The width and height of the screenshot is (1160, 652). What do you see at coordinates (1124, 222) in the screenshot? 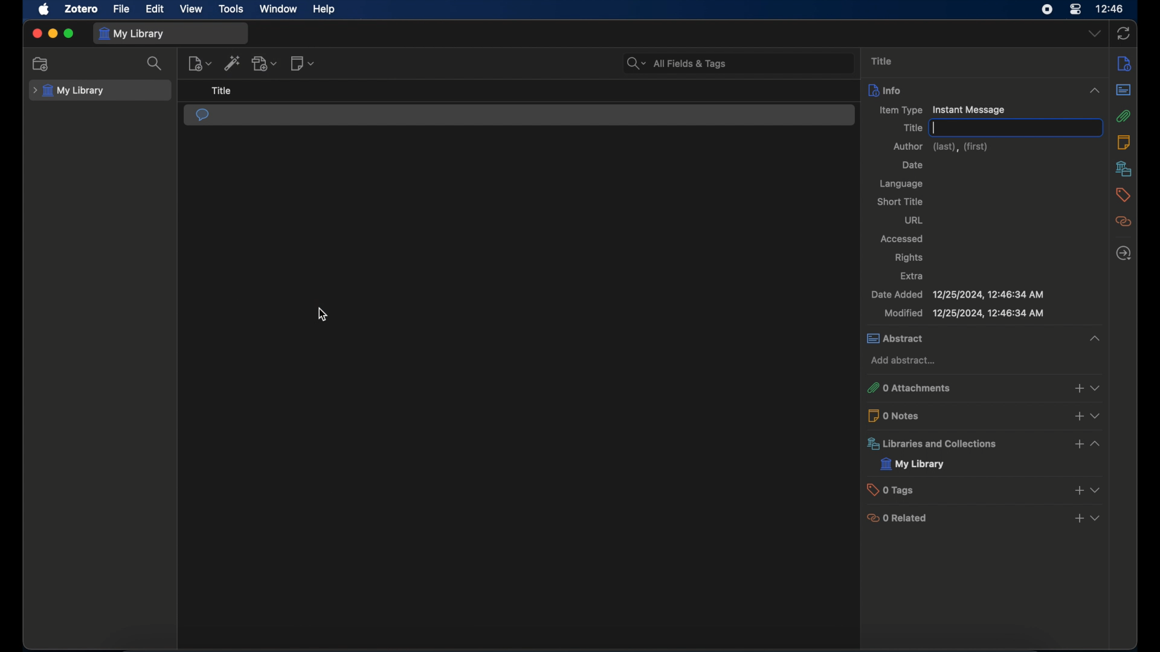
I see `related` at bounding box center [1124, 222].